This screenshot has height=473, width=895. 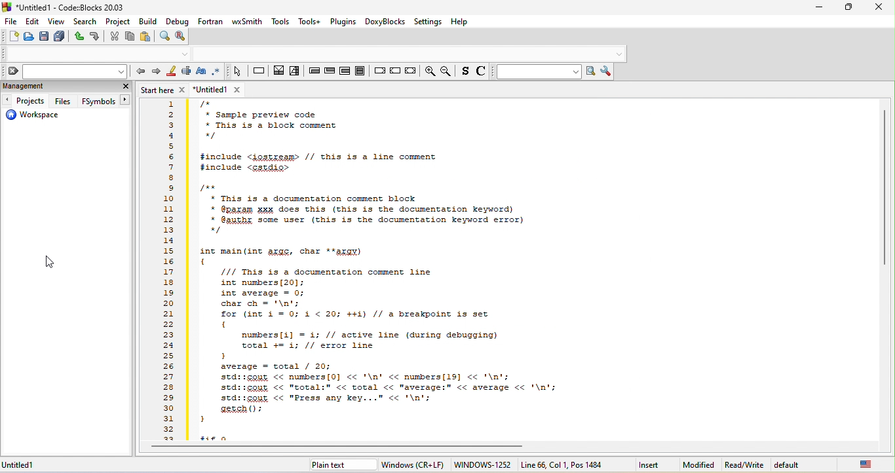 What do you see at coordinates (280, 22) in the screenshot?
I see `tools` at bounding box center [280, 22].